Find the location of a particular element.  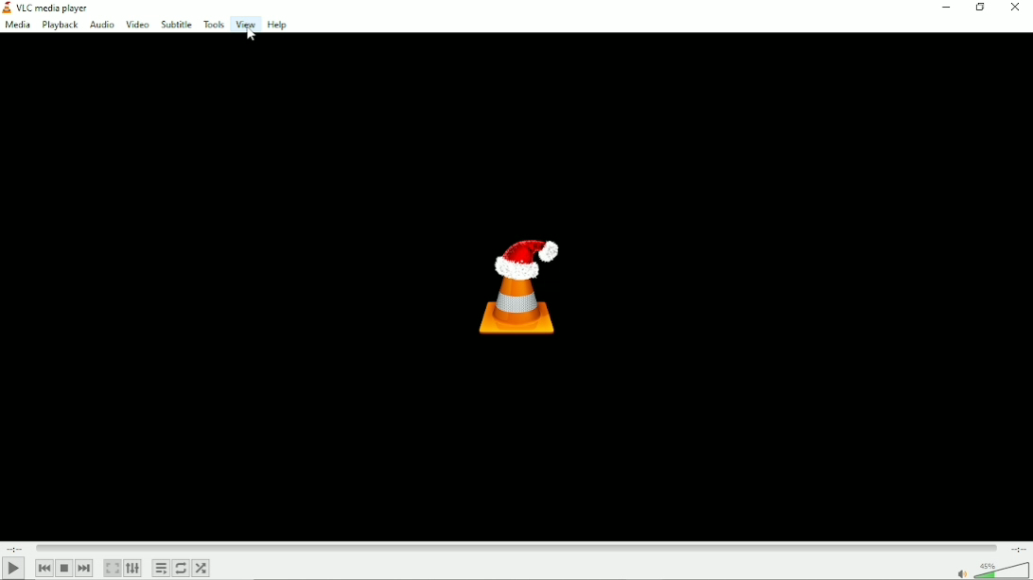

Playback is located at coordinates (58, 26).